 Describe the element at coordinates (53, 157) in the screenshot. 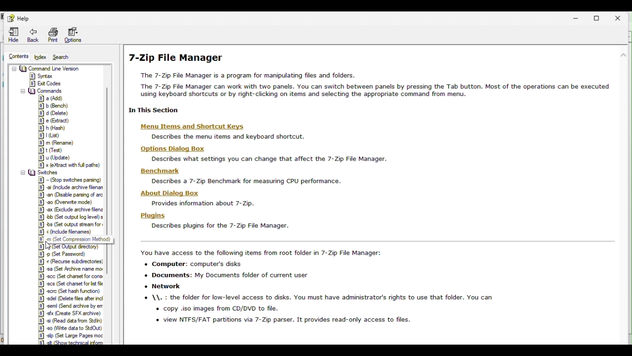

I see `update` at that location.